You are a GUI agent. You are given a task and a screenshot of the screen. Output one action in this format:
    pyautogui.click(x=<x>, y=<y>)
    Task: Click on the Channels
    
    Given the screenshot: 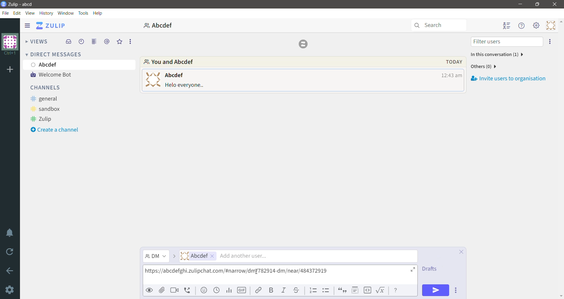 What is the action you would take?
    pyautogui.click(x=48, y=88)
    